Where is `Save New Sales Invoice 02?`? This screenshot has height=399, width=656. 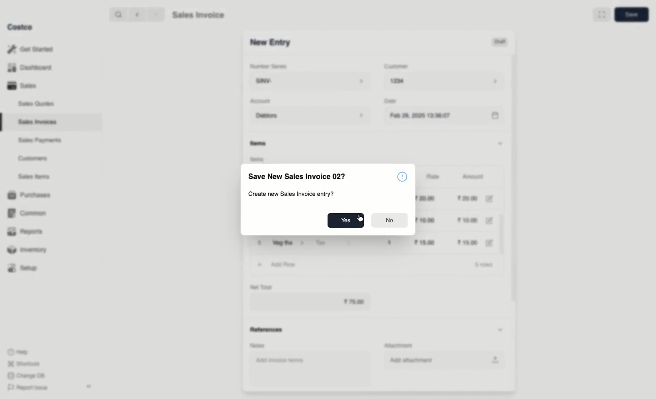
Save New Sales Invoice 02? is located at coordinates (298, 176).